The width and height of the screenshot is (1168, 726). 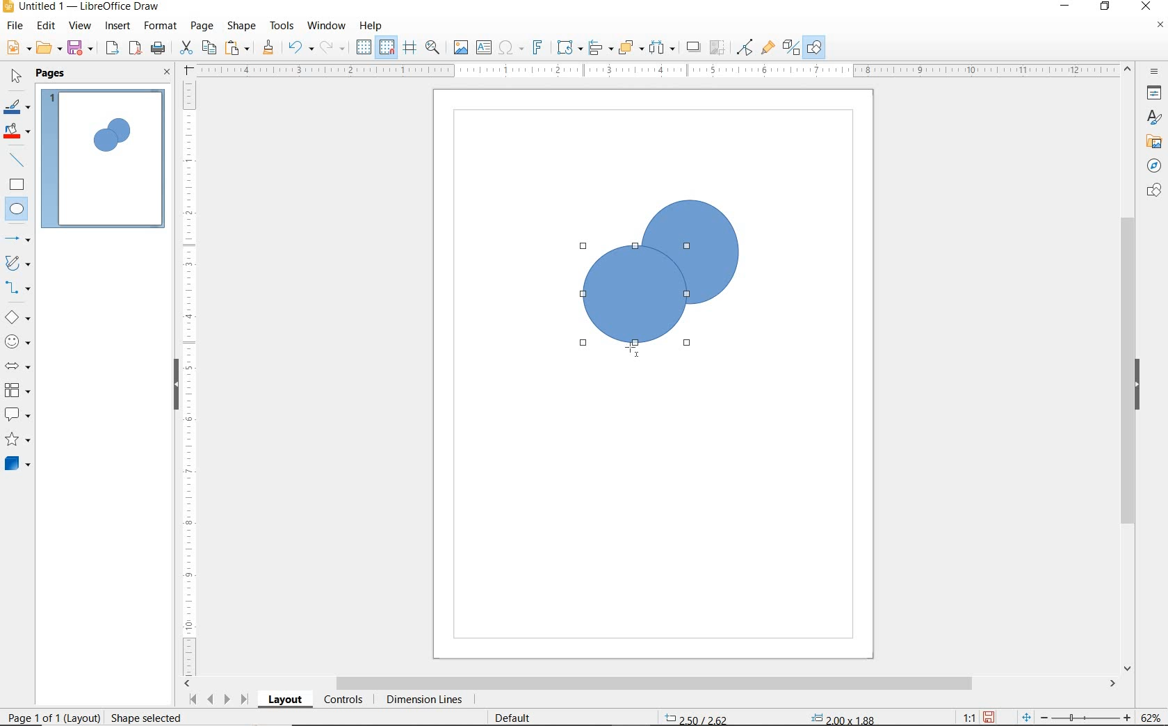 What do you see at coordinates (120, 132) in the screenshot?
I see `CIRCLE ADDED` at bounding box center [120, 132].